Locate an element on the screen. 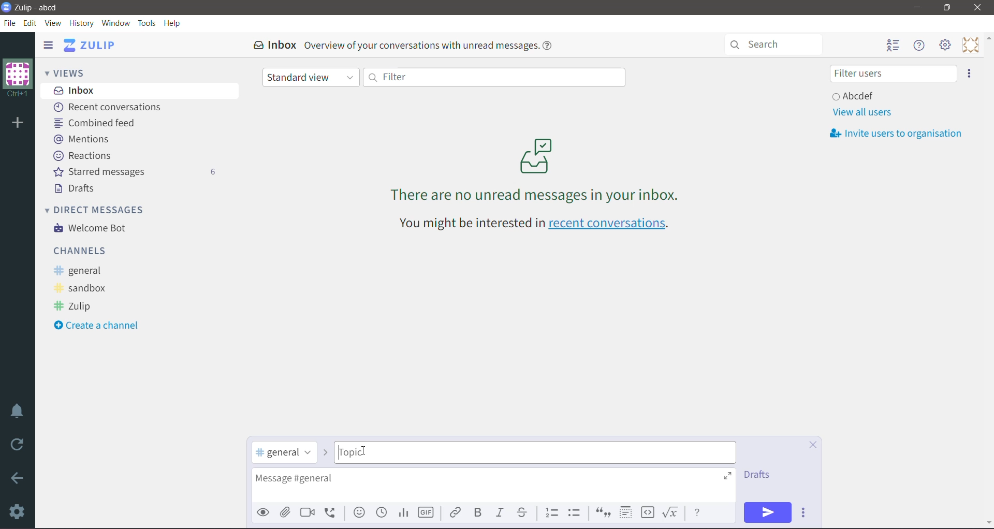 Image resolution: width=994 pixels, height=529 pixels. Hide left sidebar is located at coordinates (48, 45).